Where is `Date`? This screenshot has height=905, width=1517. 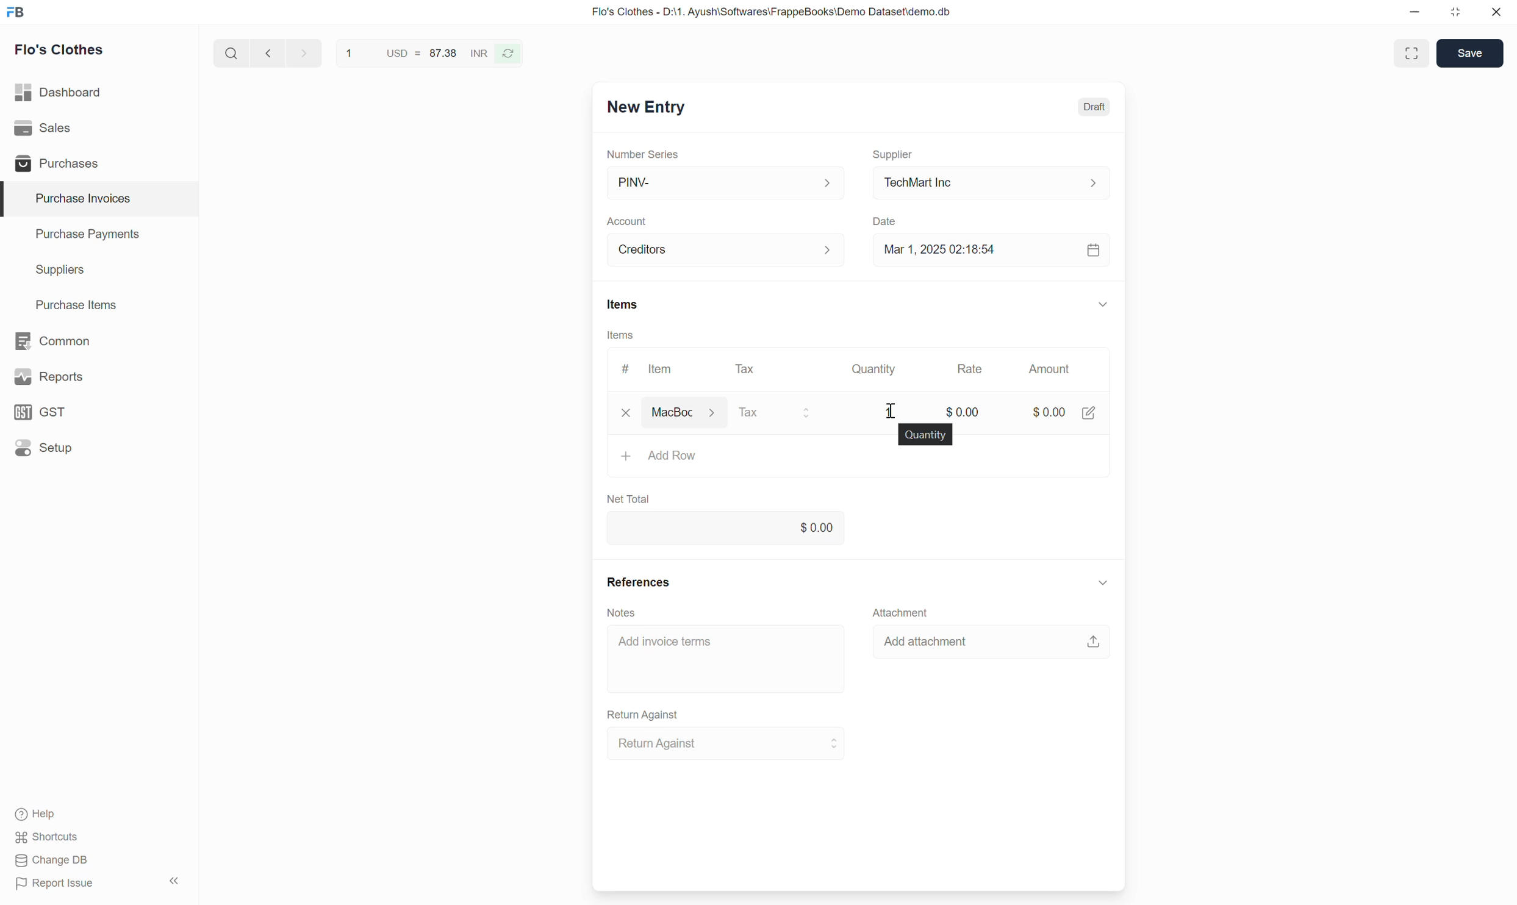 Date is located at coordinates (886, 222).